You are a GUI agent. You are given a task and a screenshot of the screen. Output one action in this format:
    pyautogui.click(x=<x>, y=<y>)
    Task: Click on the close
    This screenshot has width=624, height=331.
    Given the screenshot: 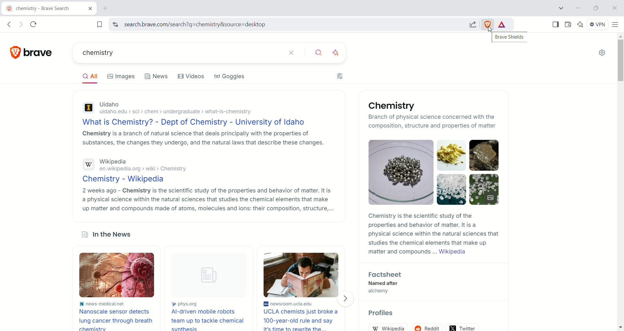 What is the action you would take?
    pyautogui.click(x=615, y=8)
    